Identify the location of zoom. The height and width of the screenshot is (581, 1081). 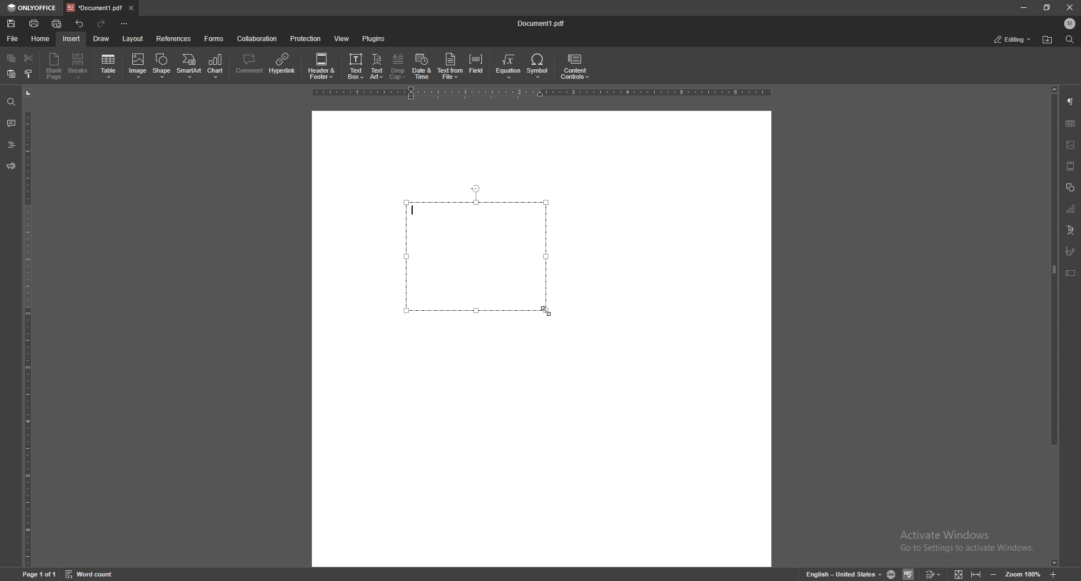
(1023, 575).